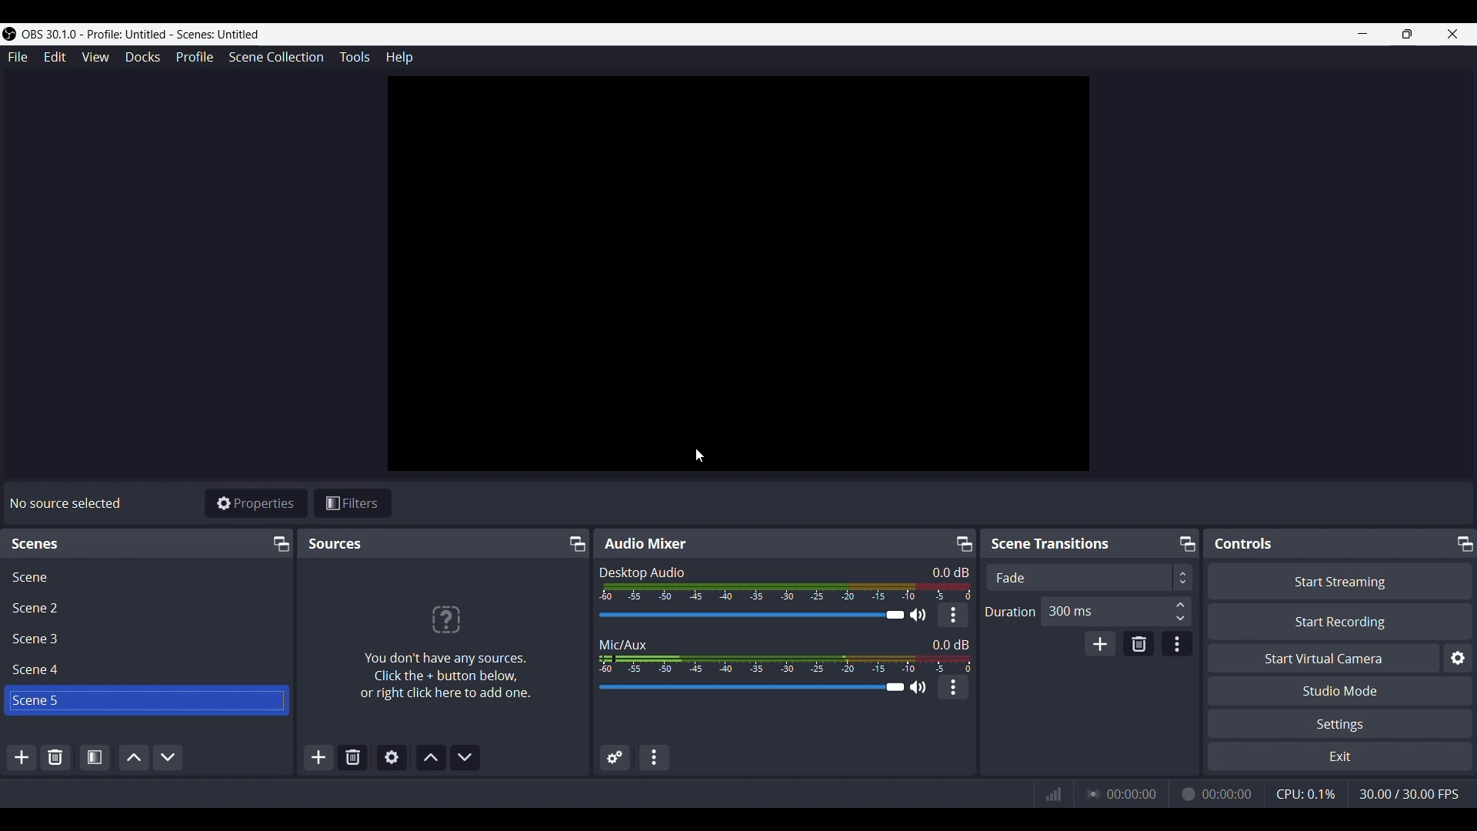 Image resolution: width=1477 pixels, height=831 pixels. I want to click on 300 ms, so click(1119, 612).